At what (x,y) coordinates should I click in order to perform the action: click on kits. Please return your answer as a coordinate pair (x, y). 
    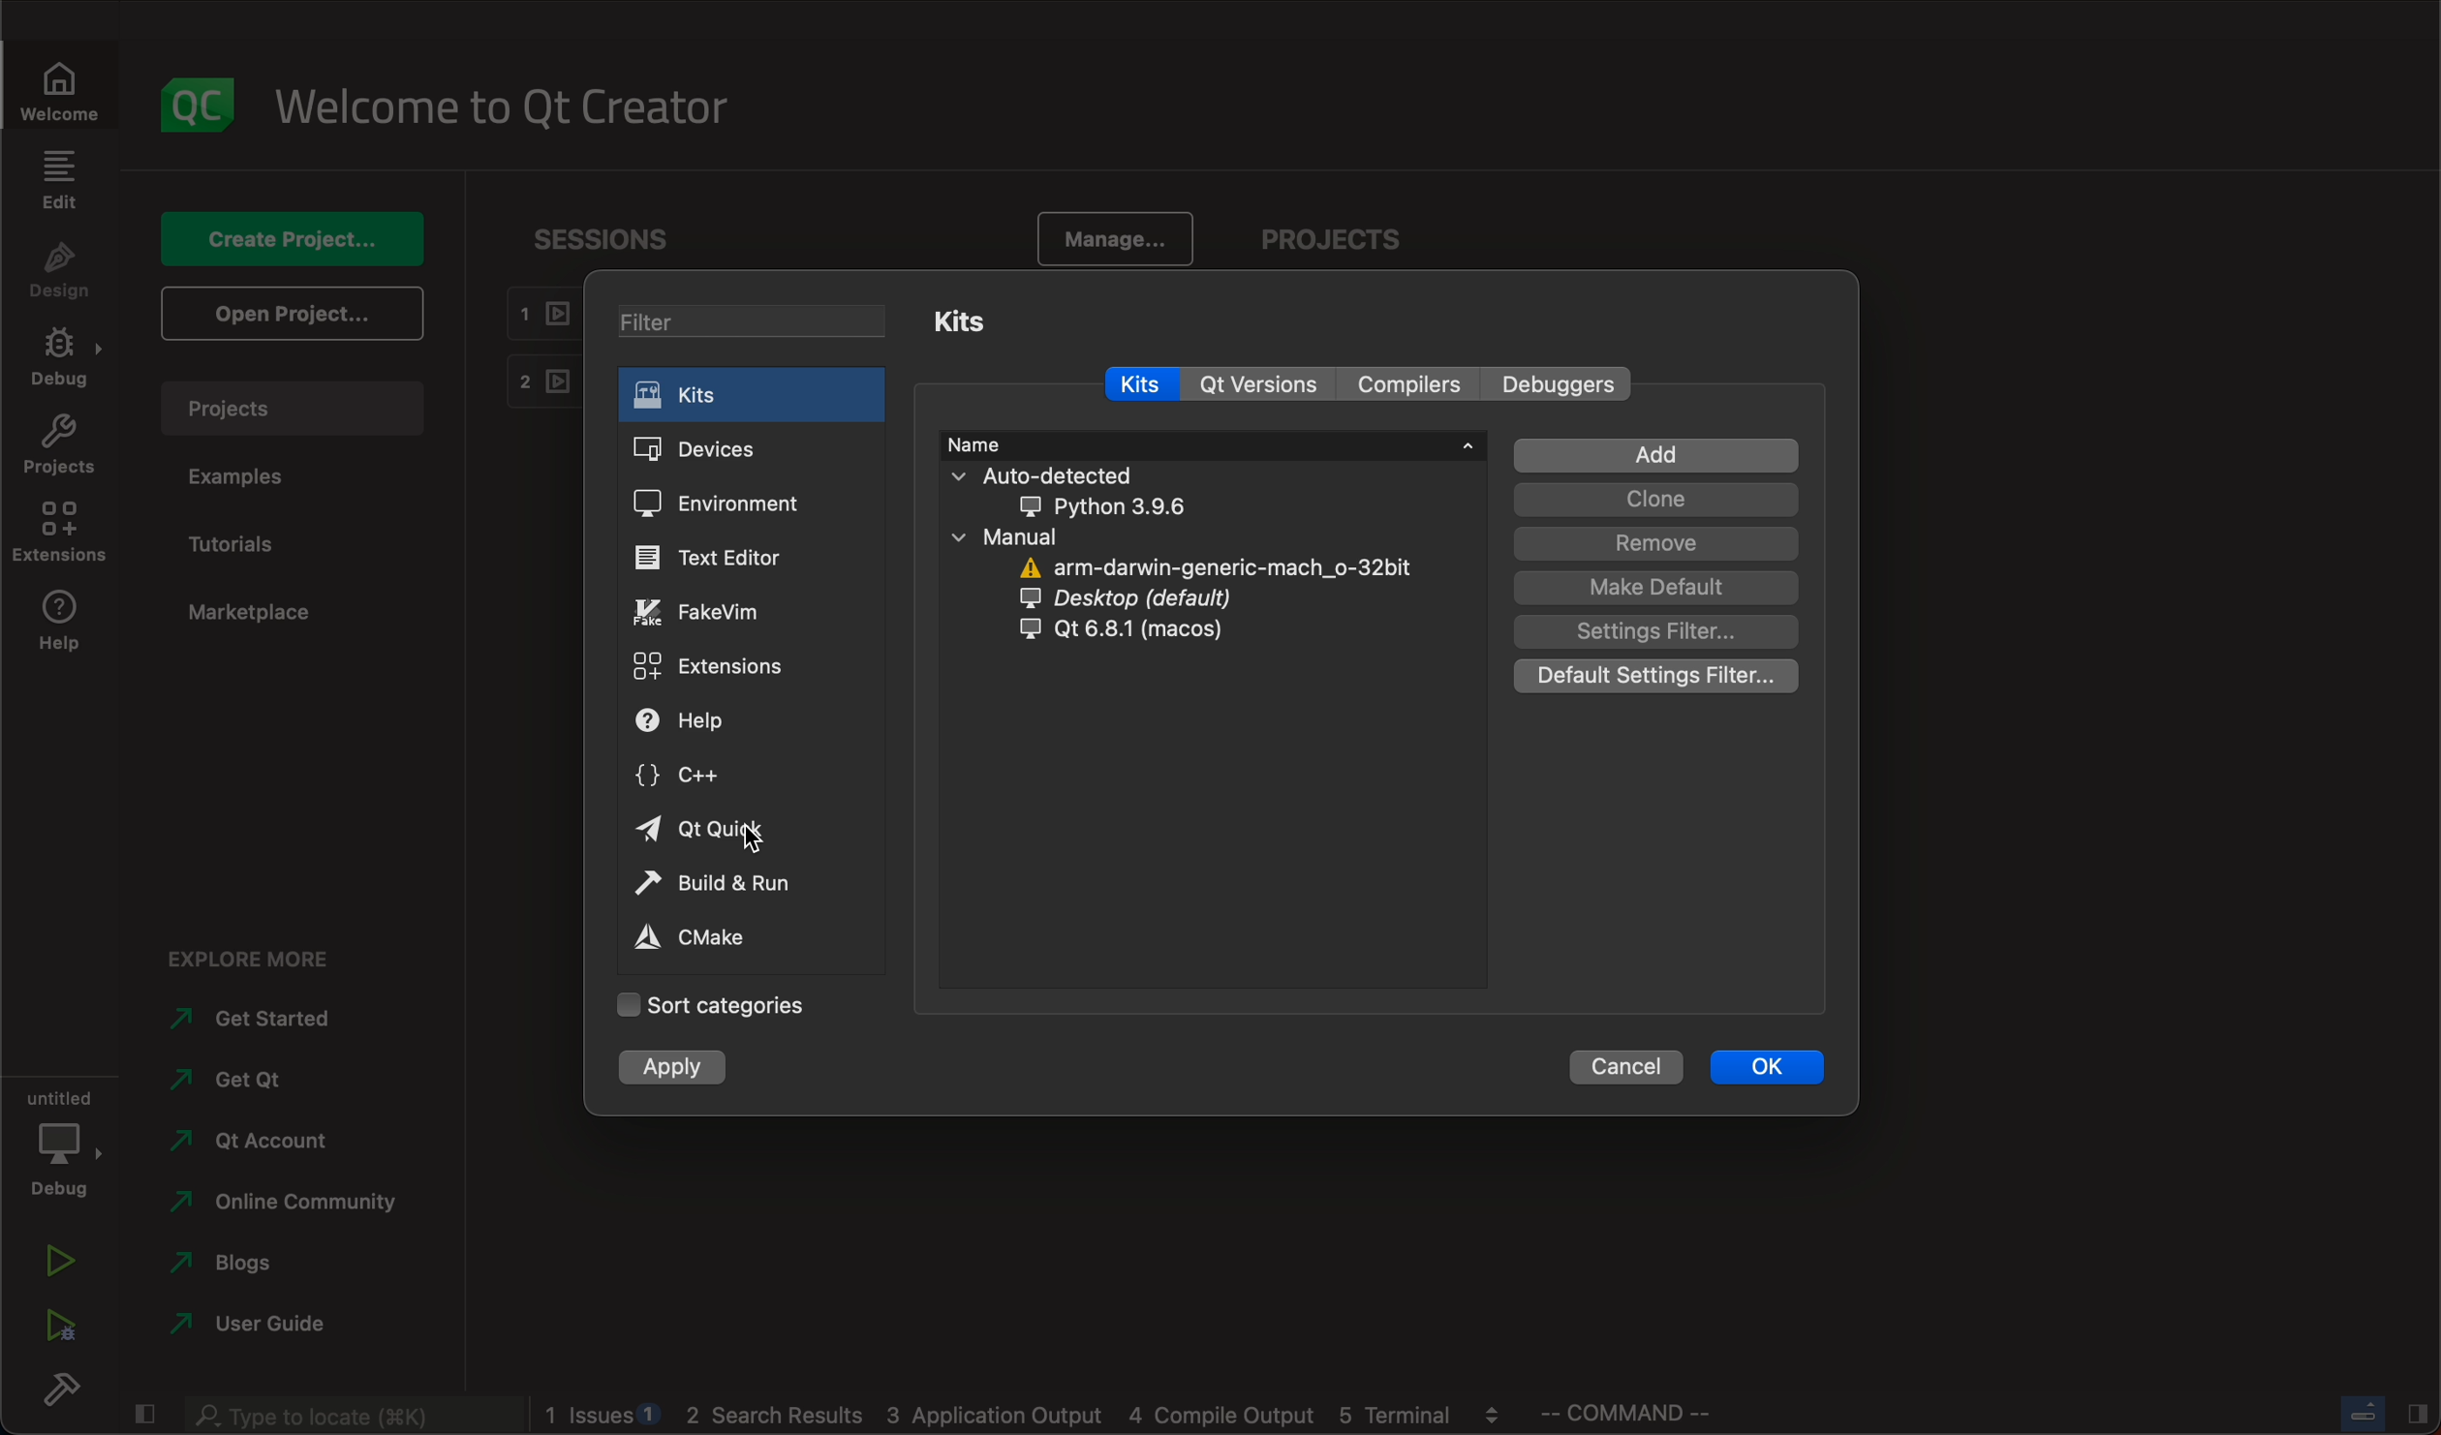
    Looking at the image, I should click on (1135, 382).